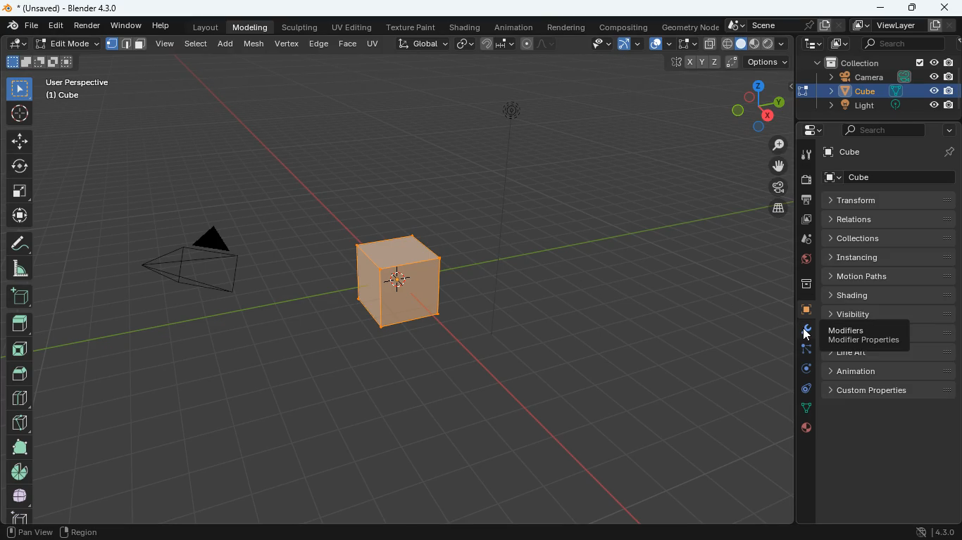 The width and height of the screenshot is (962, 540). What do you see at coordinates (882, 257) in the screenshot?
I see `instancing` at bounding box center [882, 257].